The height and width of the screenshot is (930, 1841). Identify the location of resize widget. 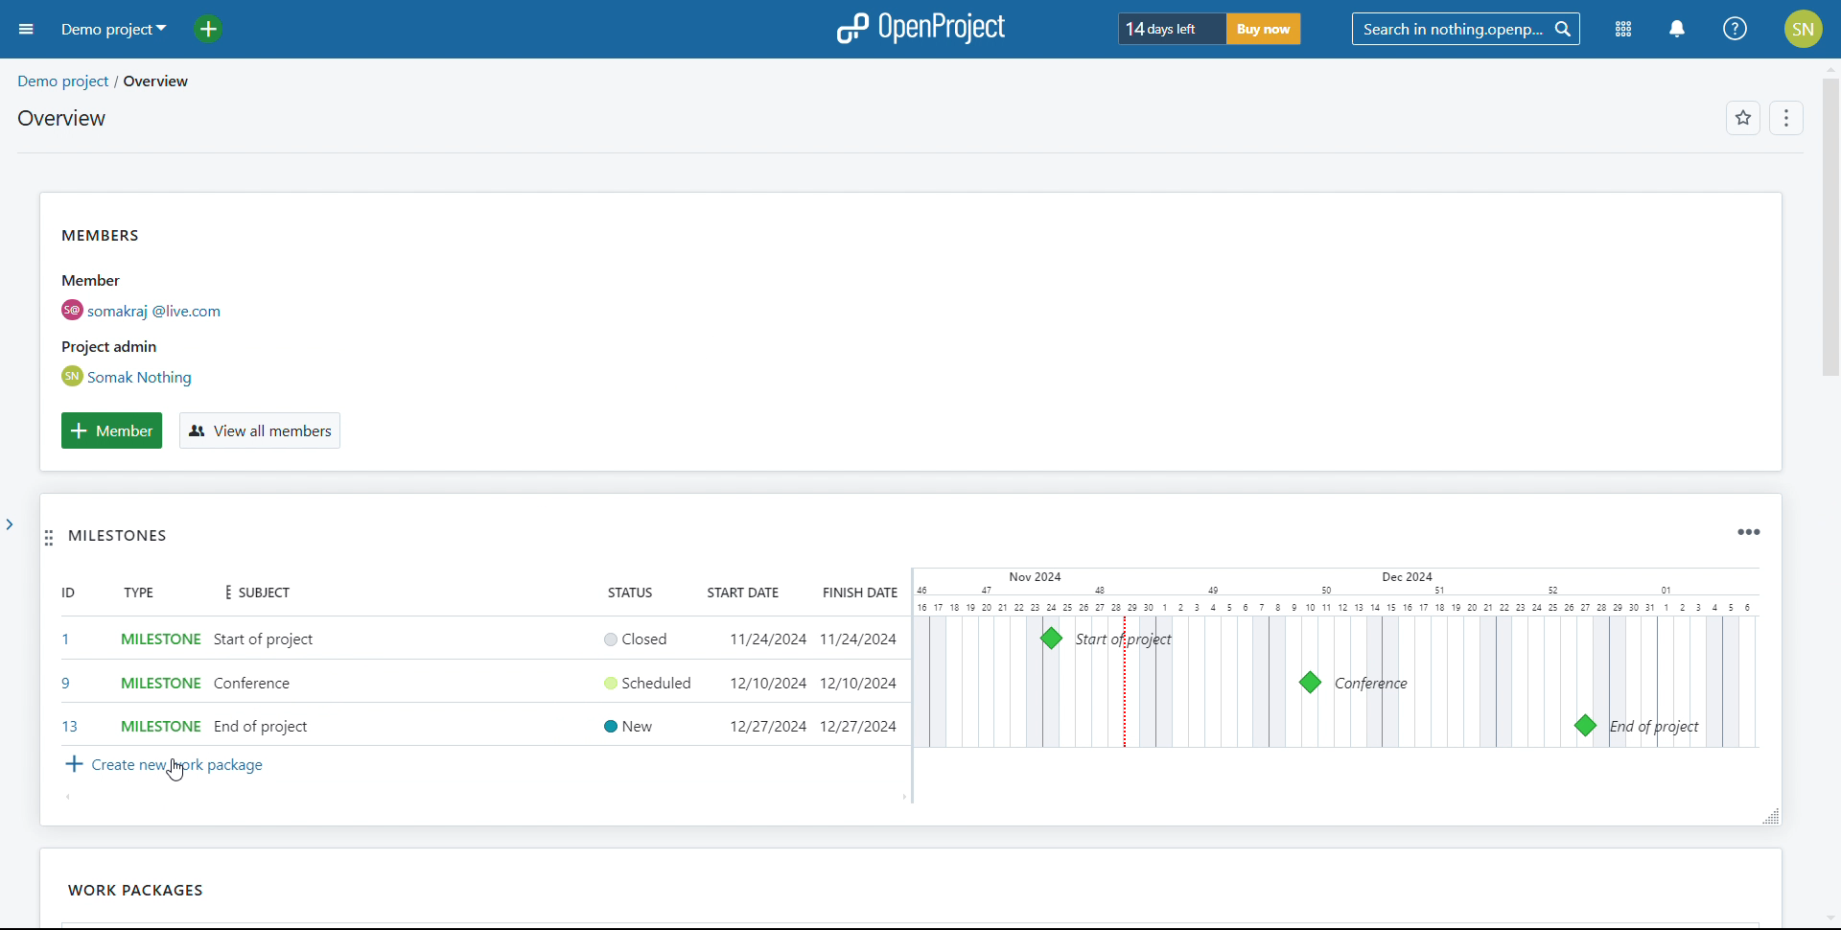
(1765, 815).